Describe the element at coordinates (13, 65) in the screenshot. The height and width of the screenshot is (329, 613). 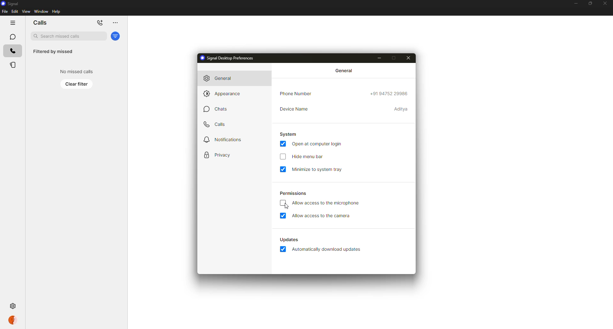
I see `stories` at that location.